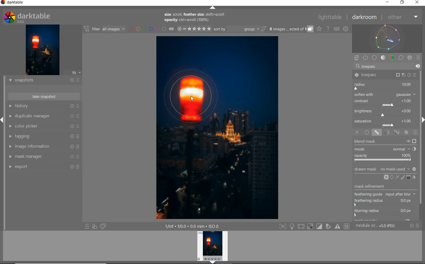 This screenshot has width=425, height=264. What do you see at coordinates (419, 58) in the screenshot?
I see `PRESETS` at bounding box center [419, 58].